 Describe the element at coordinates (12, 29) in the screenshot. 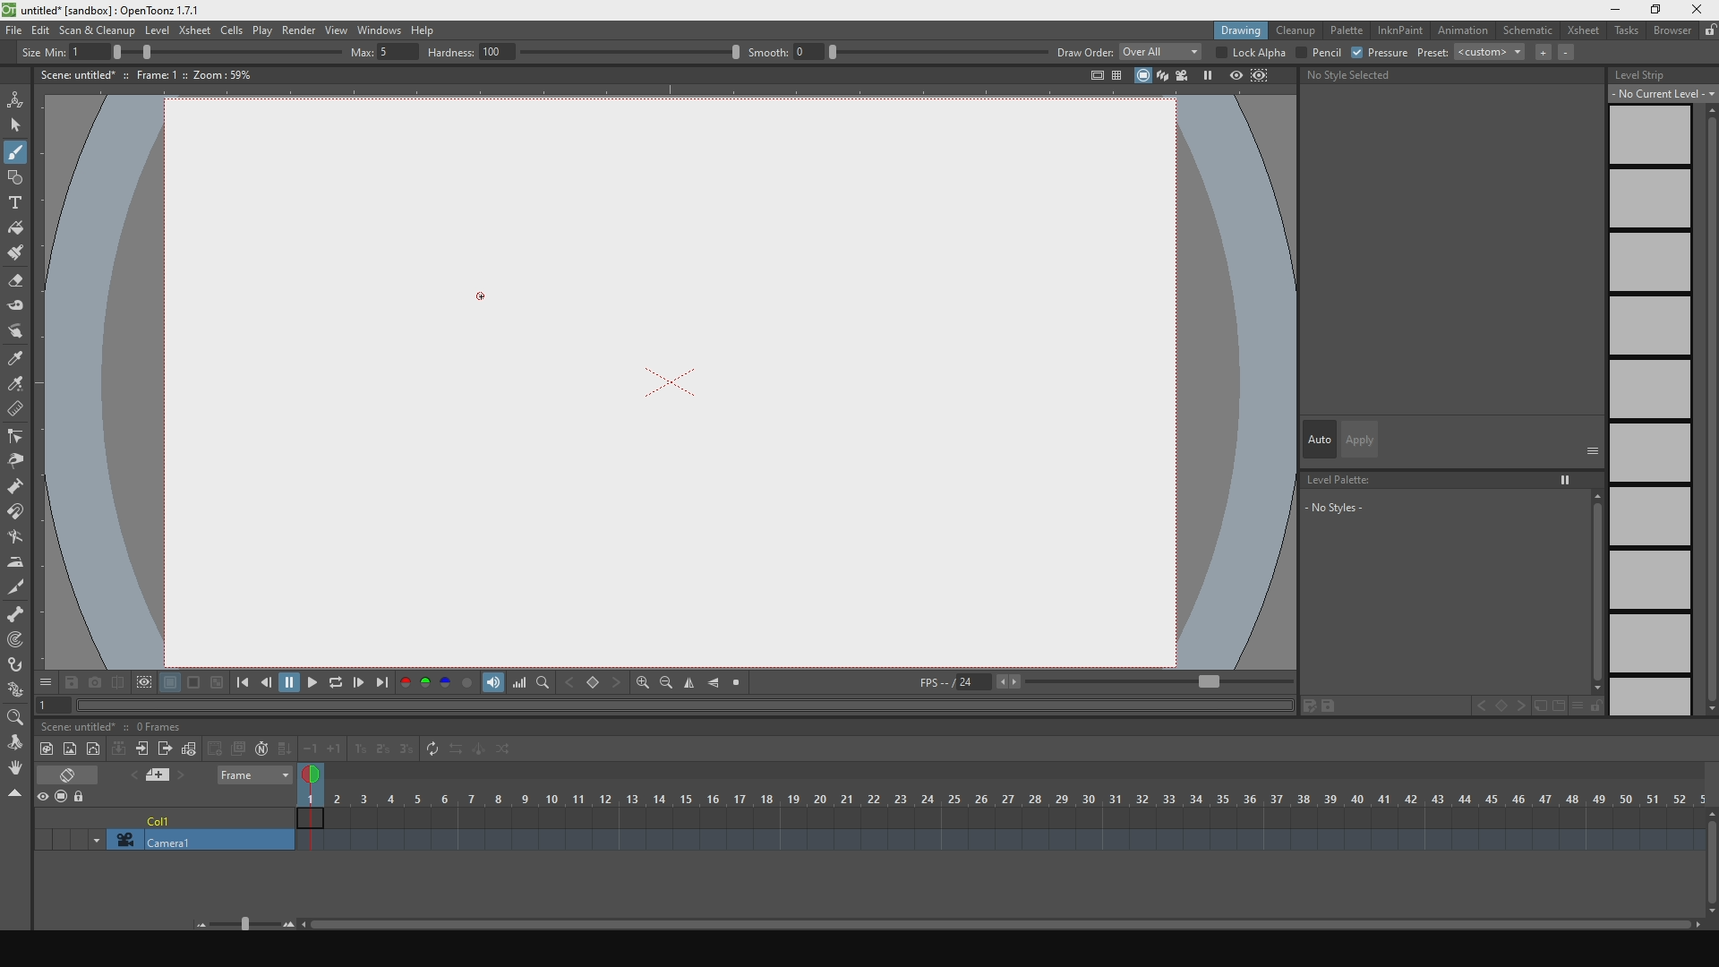

I see `file` at that location.